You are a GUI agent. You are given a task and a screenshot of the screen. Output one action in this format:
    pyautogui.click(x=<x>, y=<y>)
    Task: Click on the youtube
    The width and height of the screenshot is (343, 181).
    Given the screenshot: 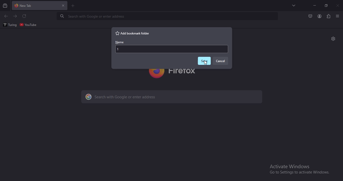 What is the action you would take?
    pyautogui.click(x=28, y=24)
    